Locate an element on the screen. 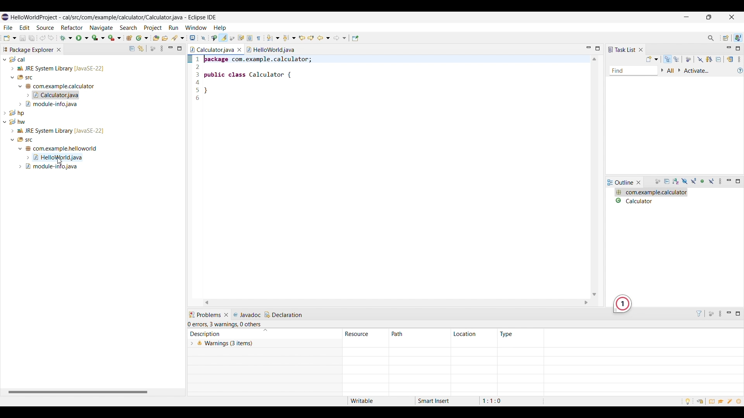 This screenshot has height=418, width=744. External tool options is located at coordinates (115, 38).